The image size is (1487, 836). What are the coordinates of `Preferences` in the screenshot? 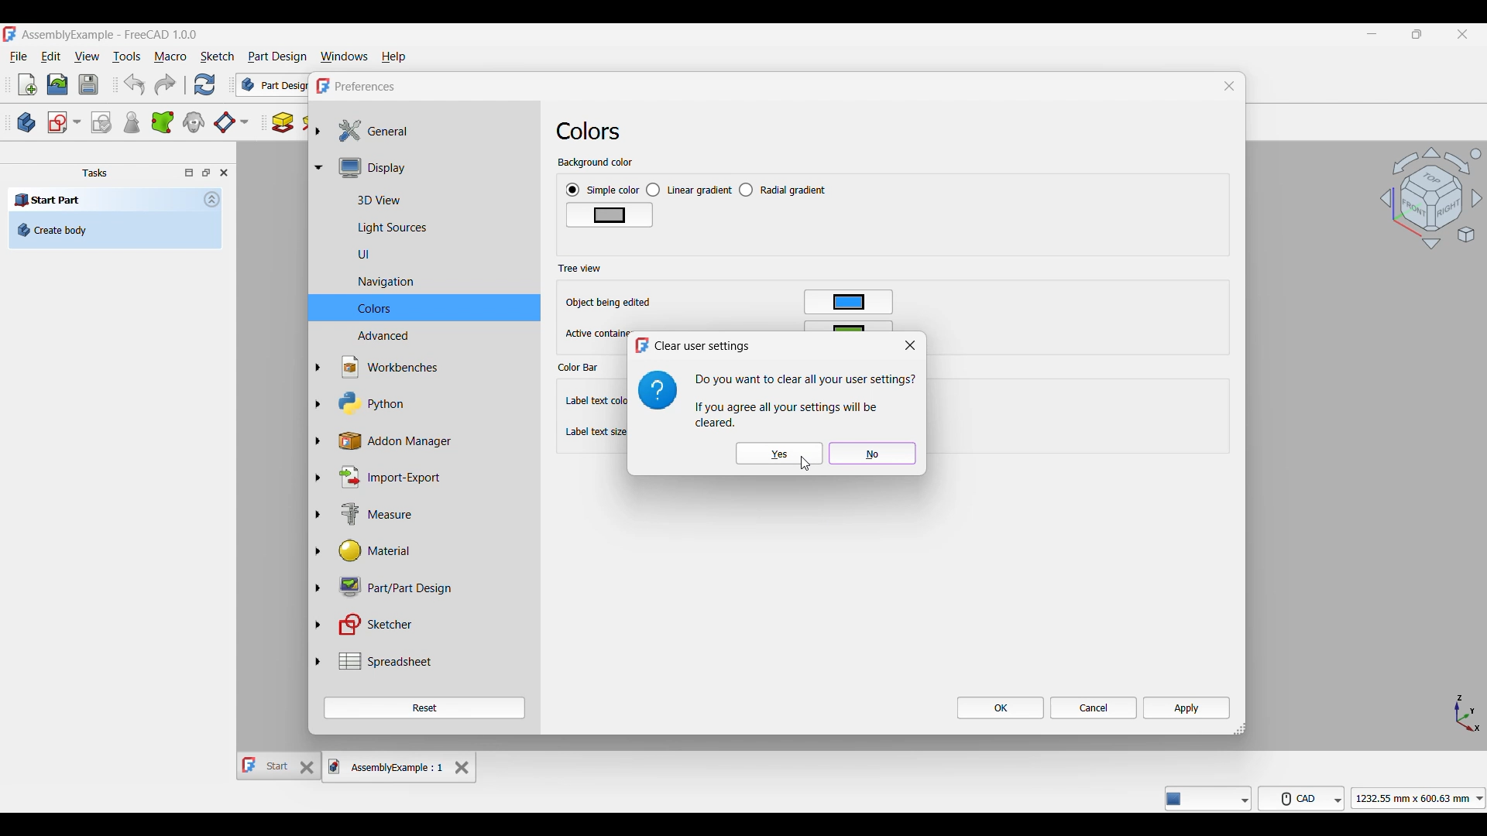 It's located at (366, 87).